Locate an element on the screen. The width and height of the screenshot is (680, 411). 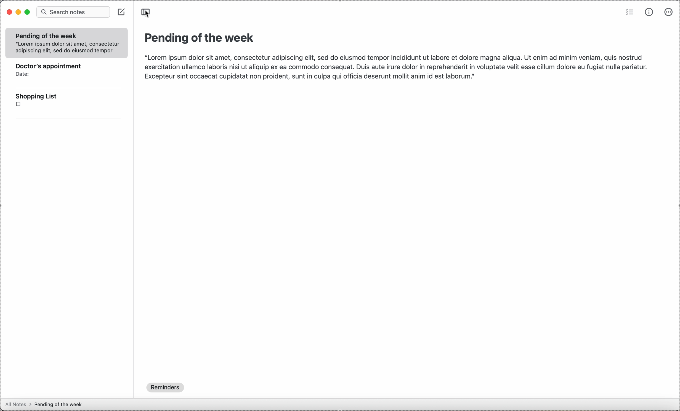
all notes > pending of the week is located at coordinates (46, 404).